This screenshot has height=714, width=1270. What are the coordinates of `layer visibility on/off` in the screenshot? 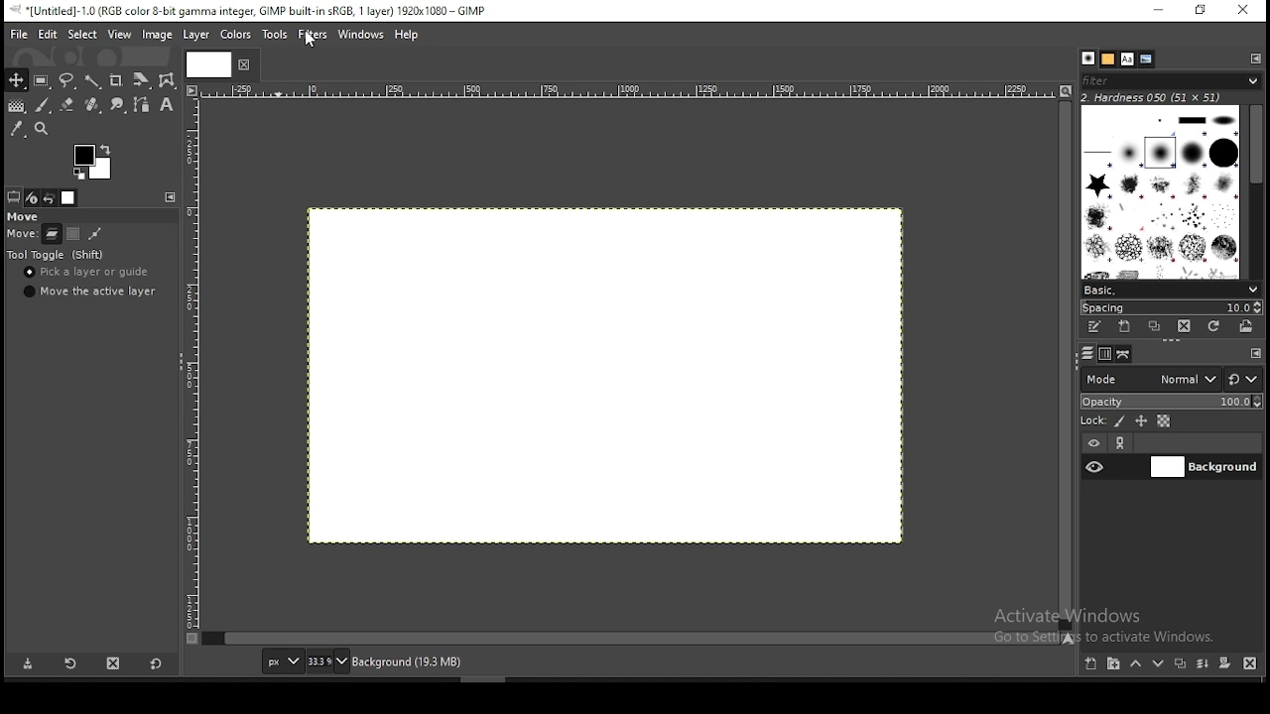 It's located at (1095, 466).